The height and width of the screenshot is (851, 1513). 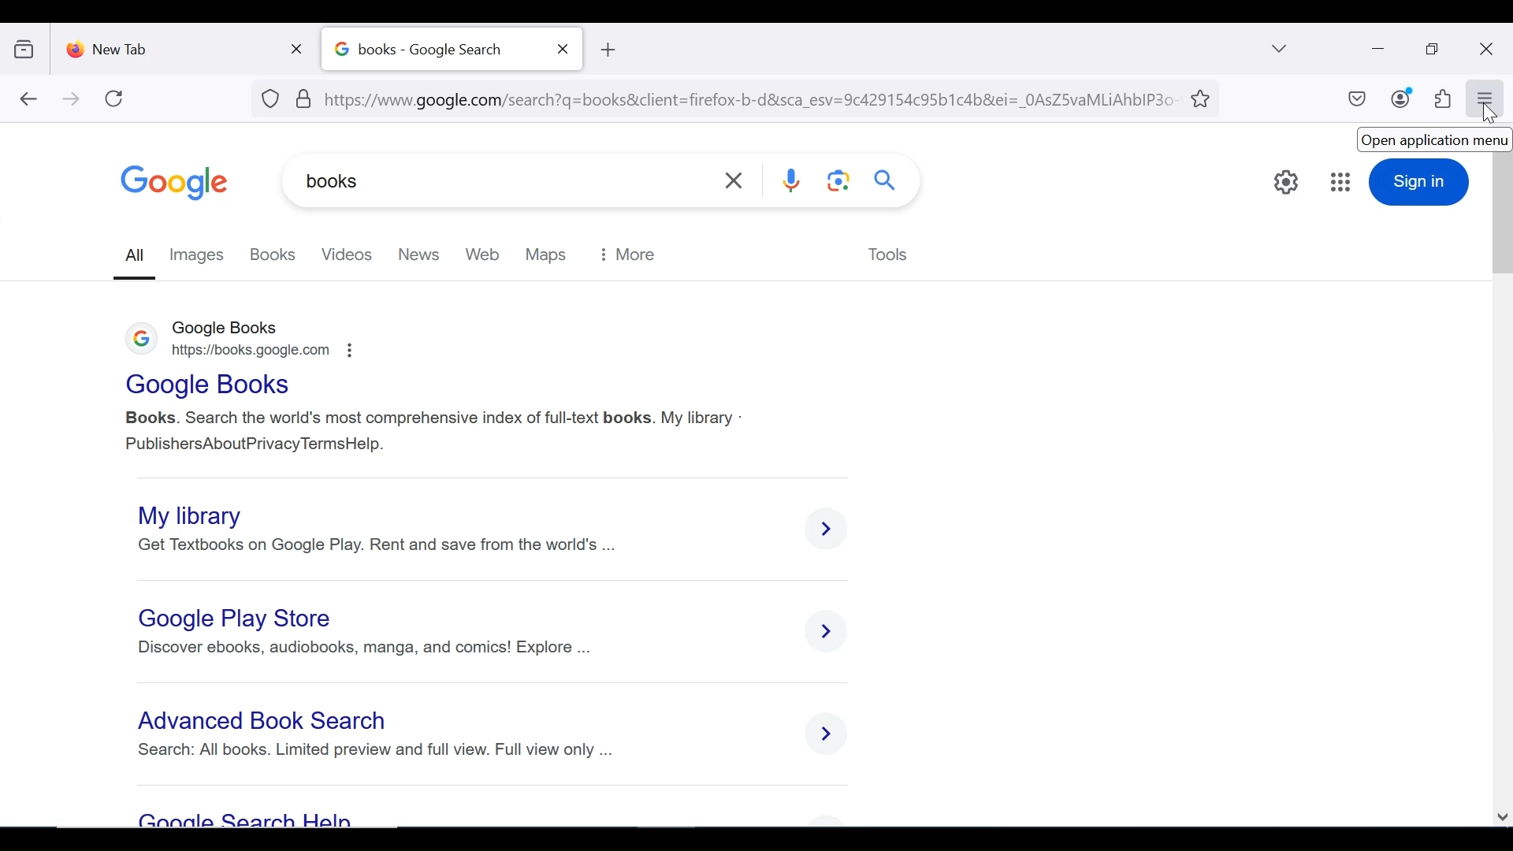 What do you see at coordinates (1433, 139) in the screenshot?
I see `open application menu` at bounding box center [1433, 139].